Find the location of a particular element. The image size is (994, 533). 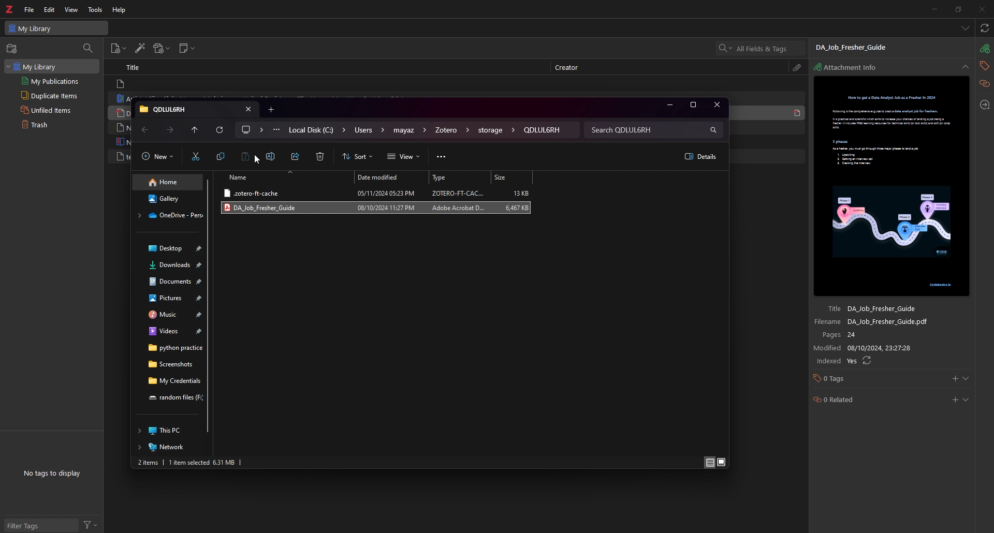

tags to display is located at coordinates (55, 474).